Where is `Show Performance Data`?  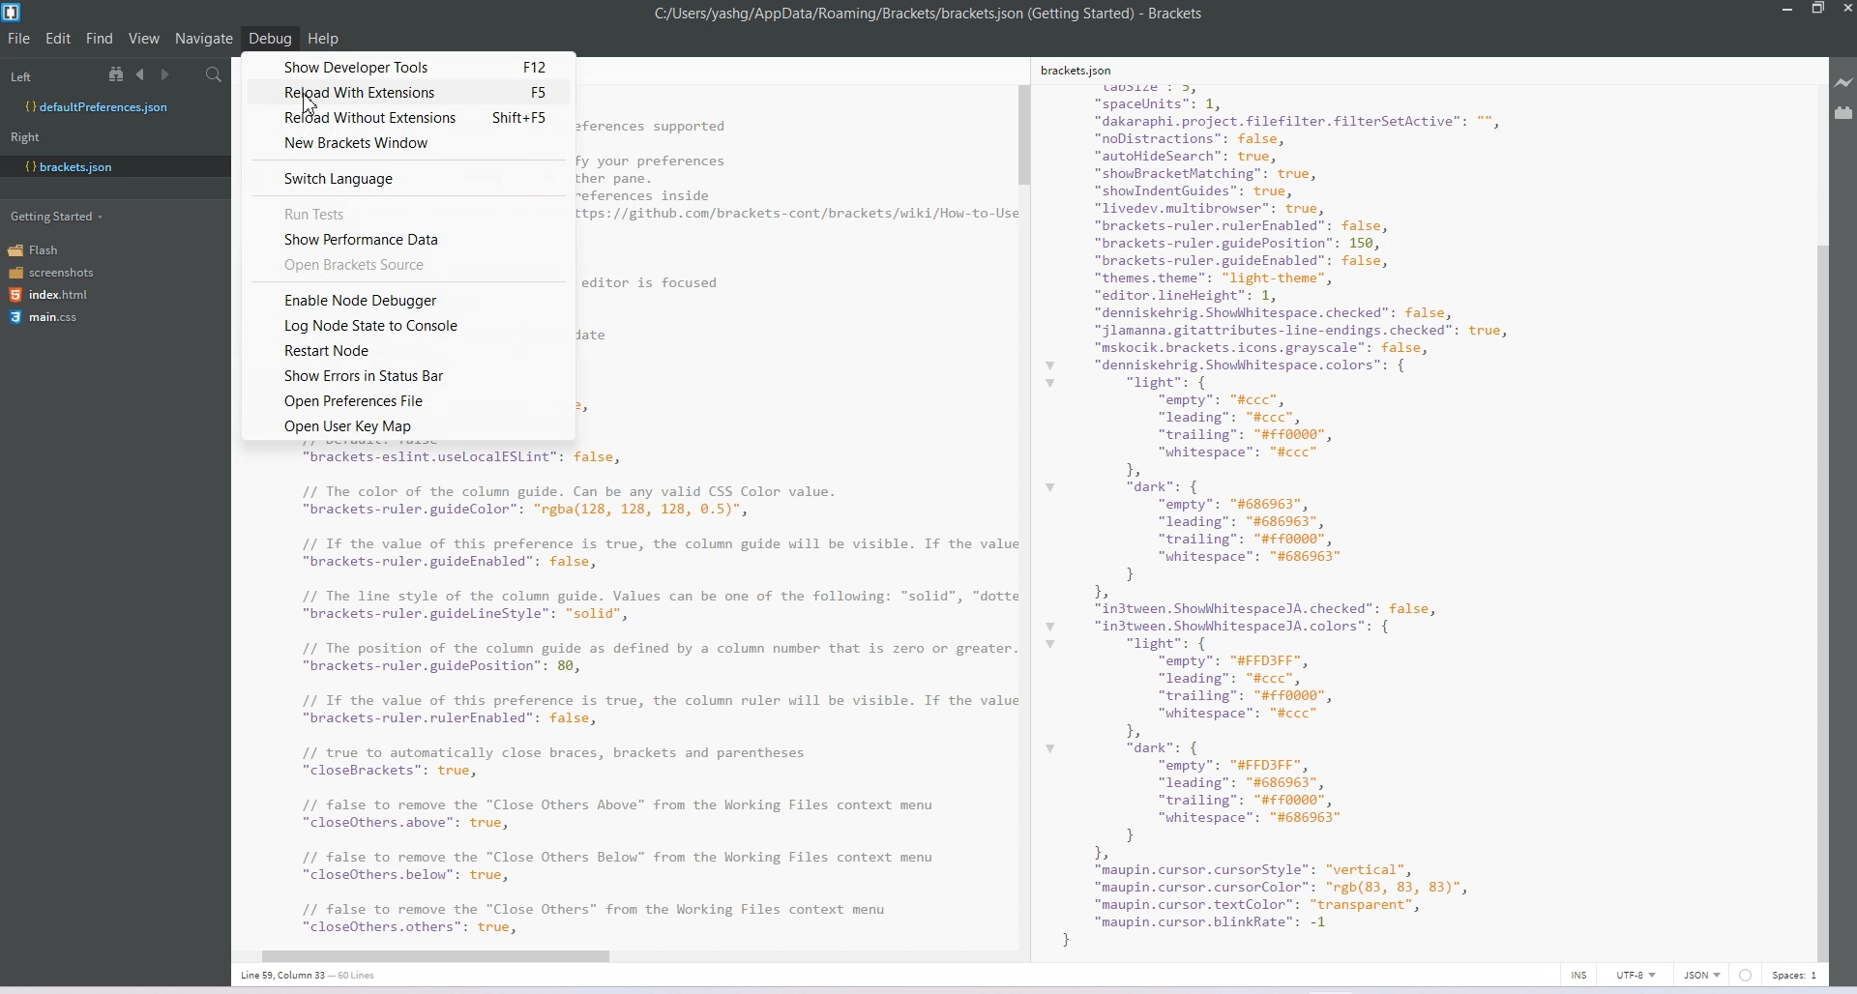
Show Performance Data is located at coordinates (414, 238).